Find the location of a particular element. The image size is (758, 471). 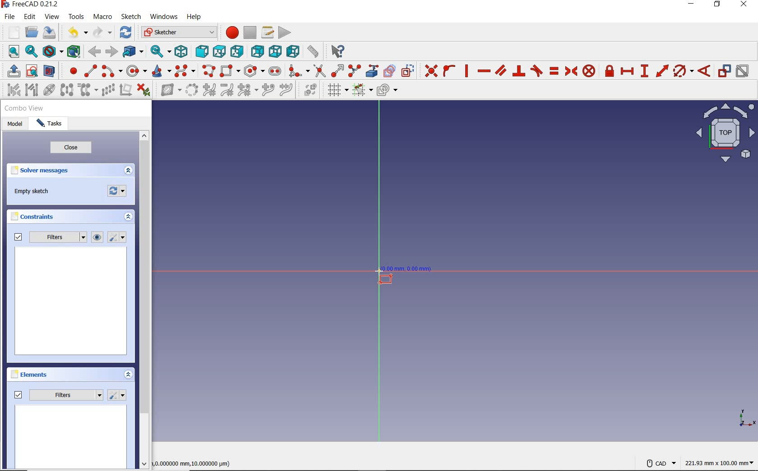

what's this? is located at coordinates (335, 52).